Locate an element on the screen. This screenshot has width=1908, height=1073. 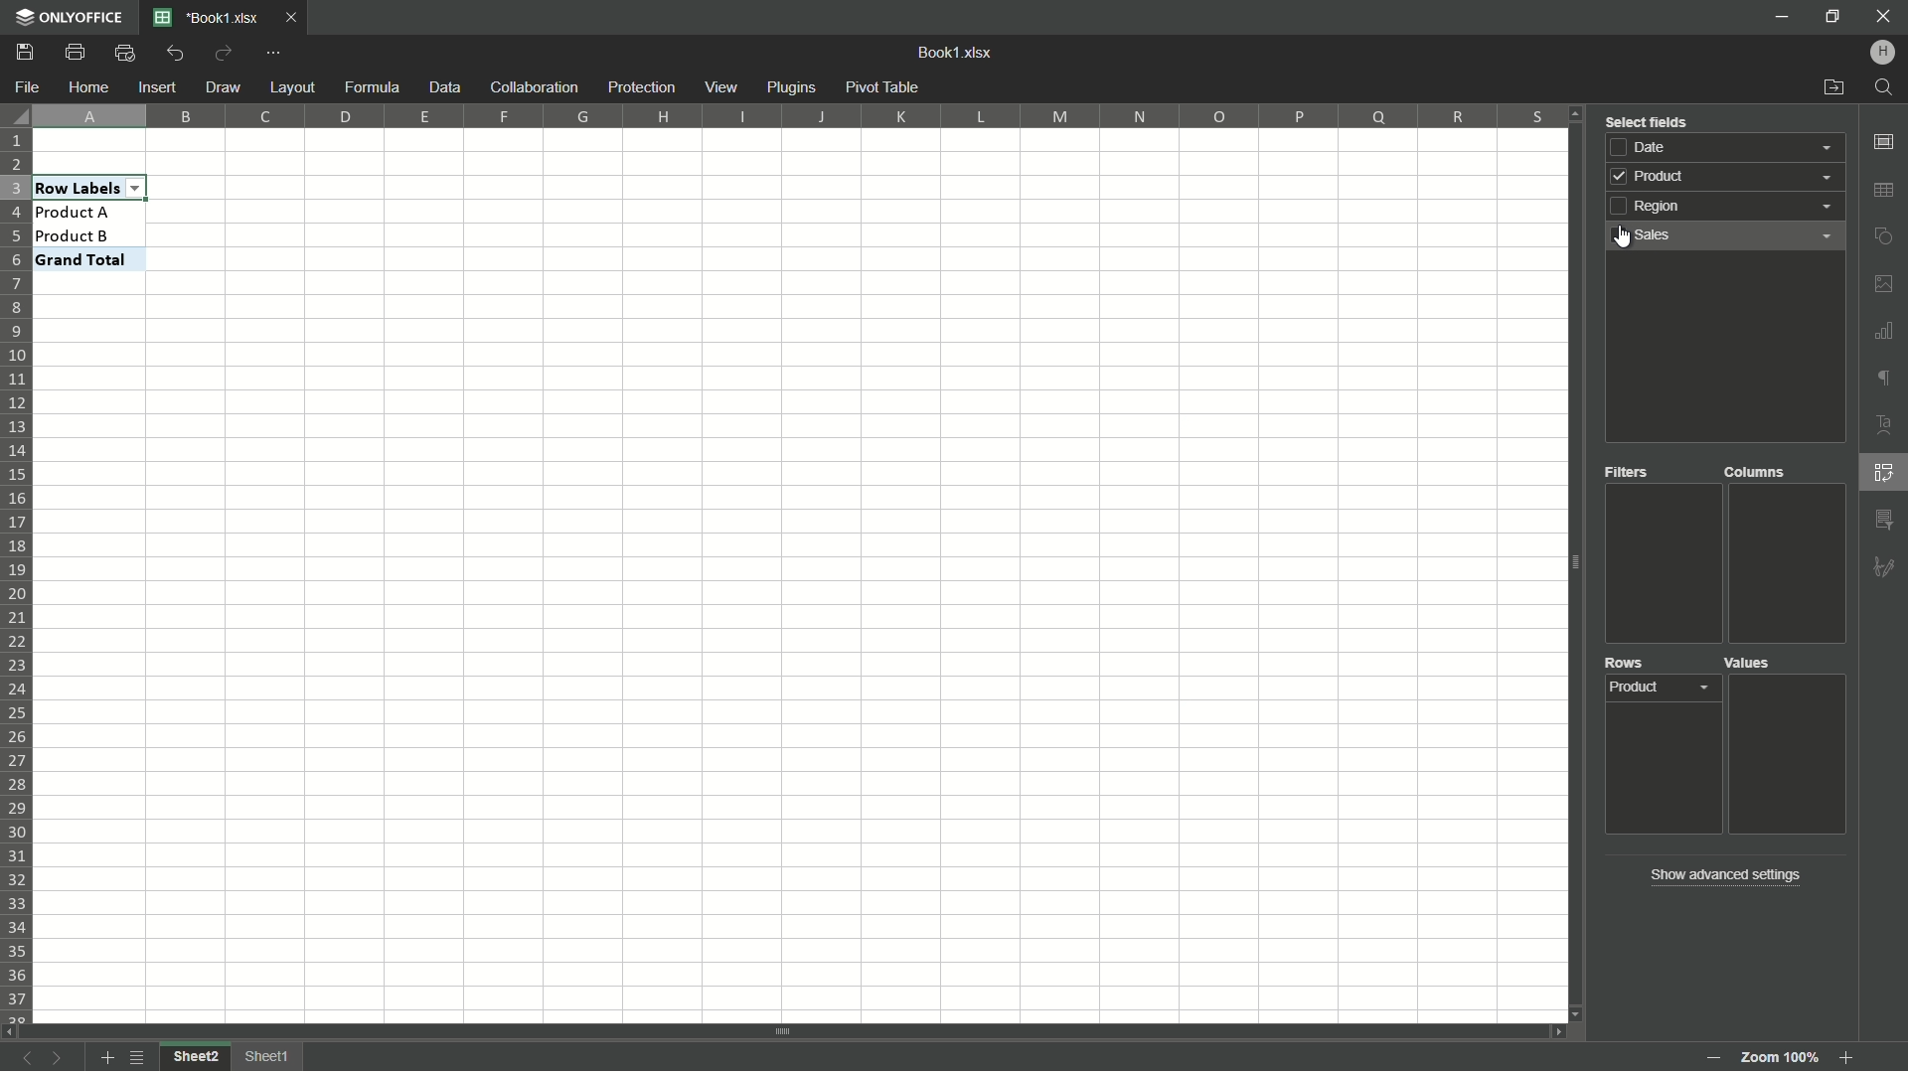
Region is located at coordinates (1732, 209).